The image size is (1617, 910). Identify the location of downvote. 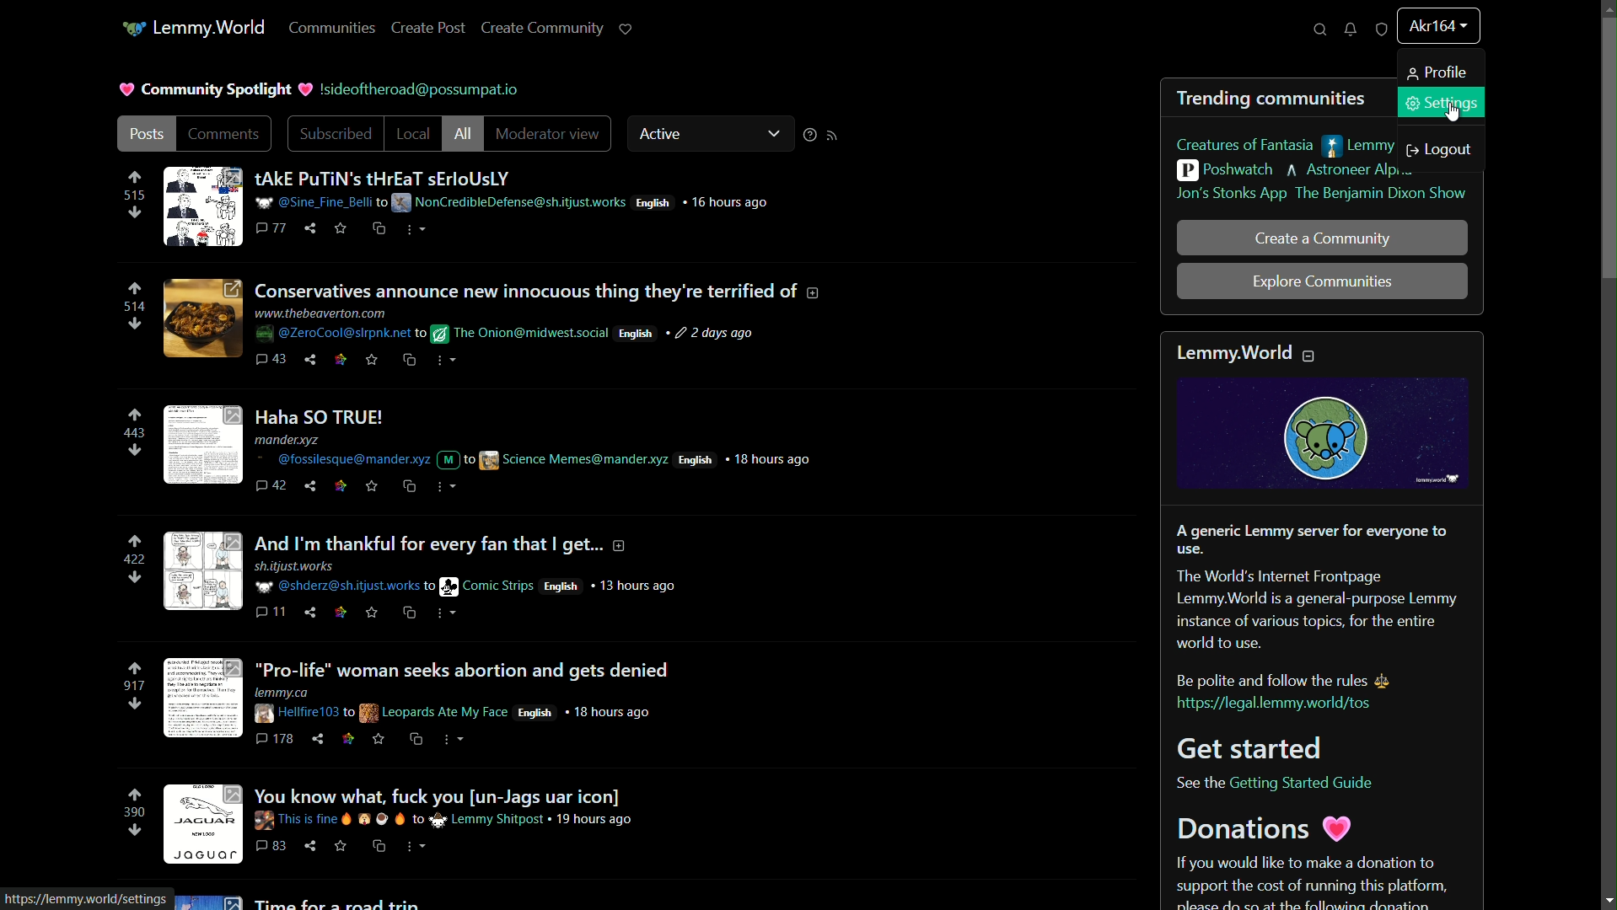
(135, 578).